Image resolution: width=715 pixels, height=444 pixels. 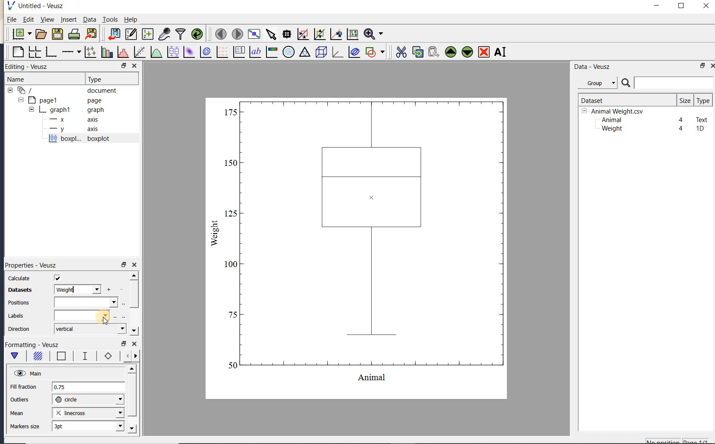 I want to click on page1, so click(x=61, y=101).